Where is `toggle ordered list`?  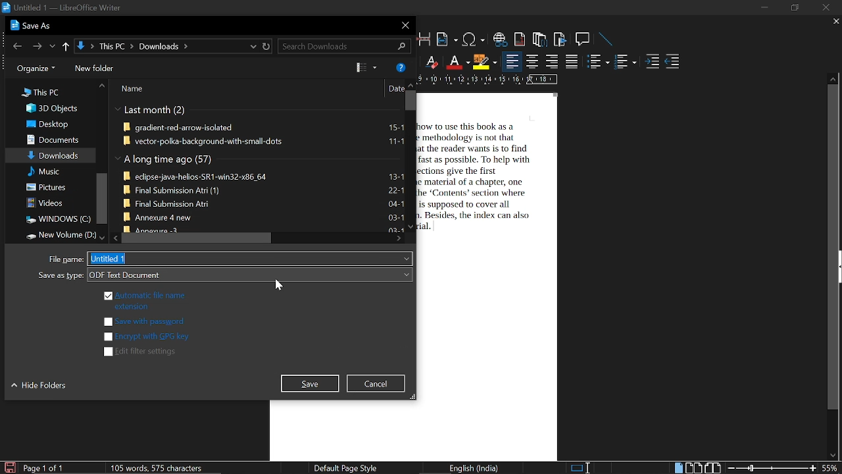
toggle ordered list is located at coordinates (599, 61).